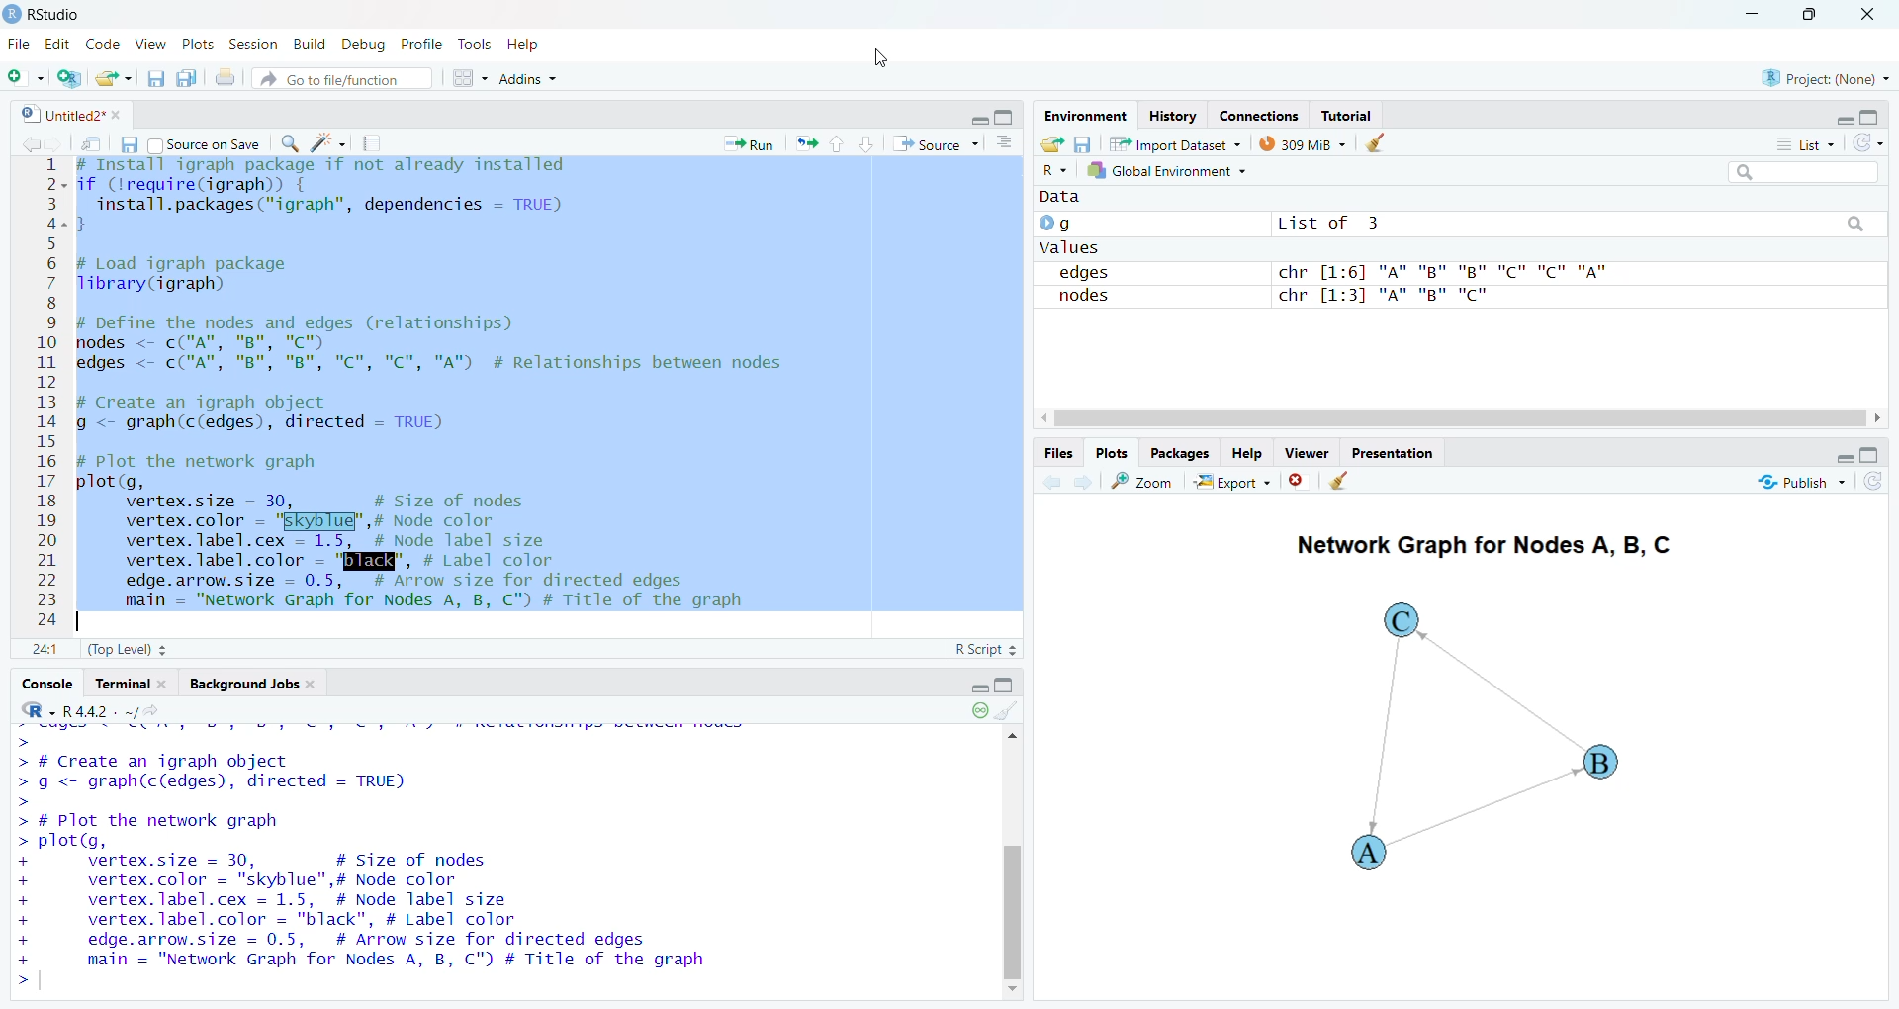  Describe the element at coordinates (1752, 14) in the screenshot. I see `minimise` at that location.